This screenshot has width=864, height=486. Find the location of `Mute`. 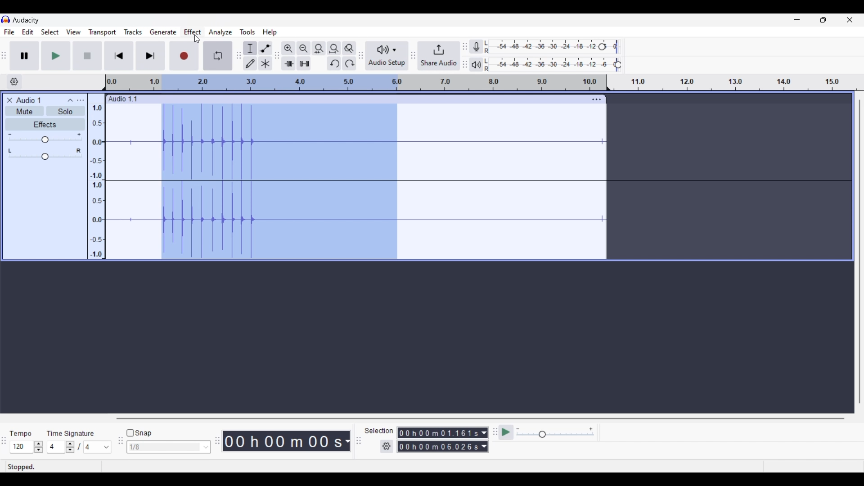

Mute is located at coordinates (24, 111).